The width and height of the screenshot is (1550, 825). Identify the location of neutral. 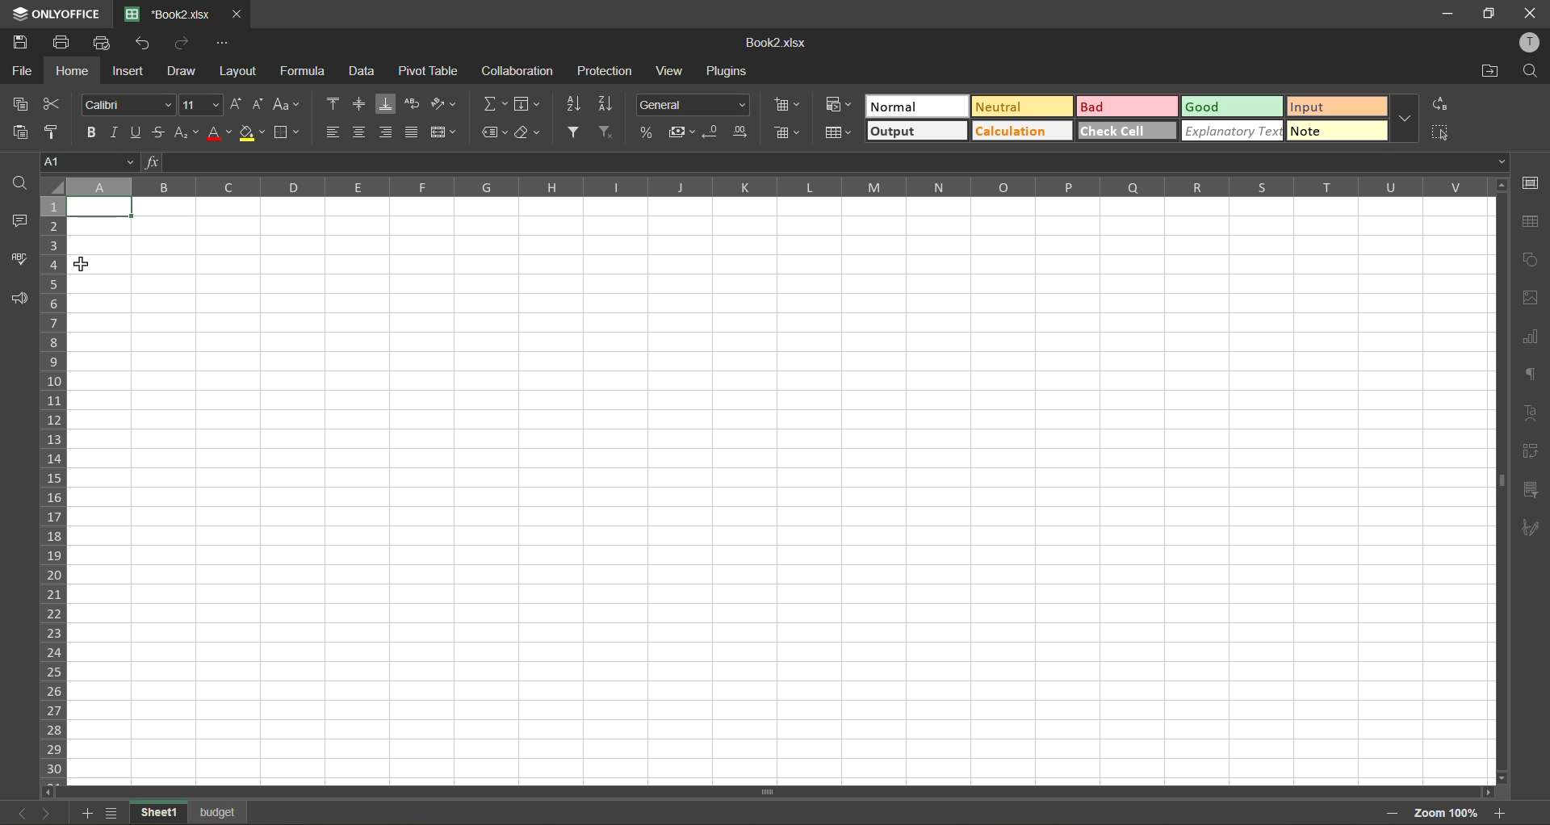
(1024, 106).